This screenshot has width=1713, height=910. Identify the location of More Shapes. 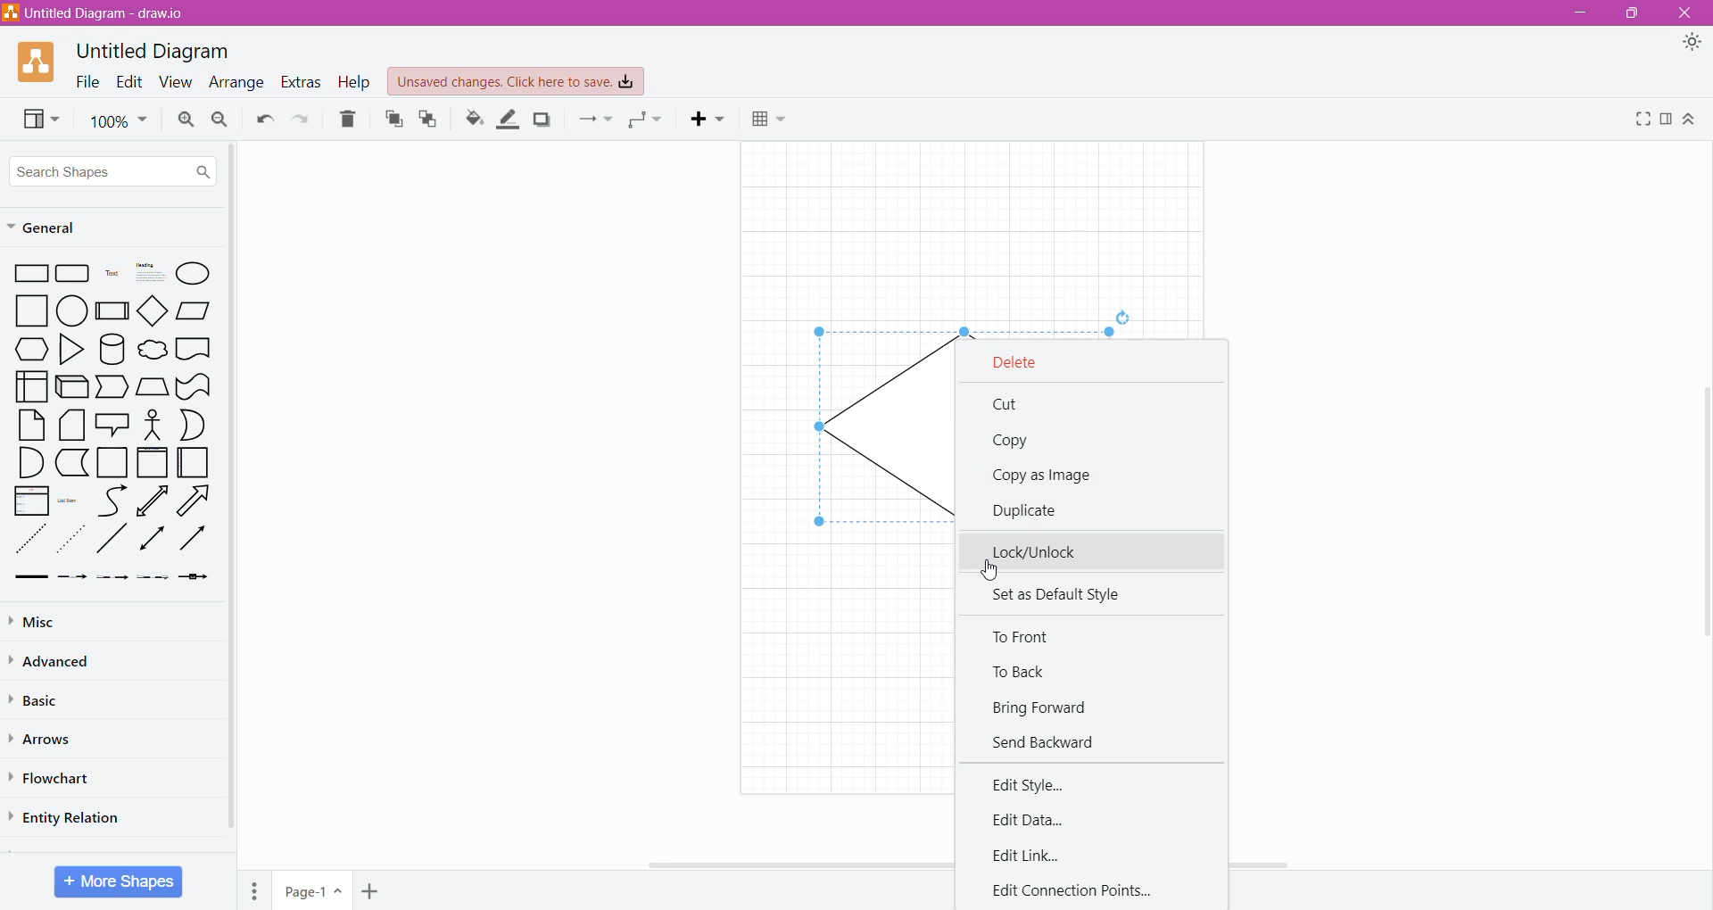
(119, 881).